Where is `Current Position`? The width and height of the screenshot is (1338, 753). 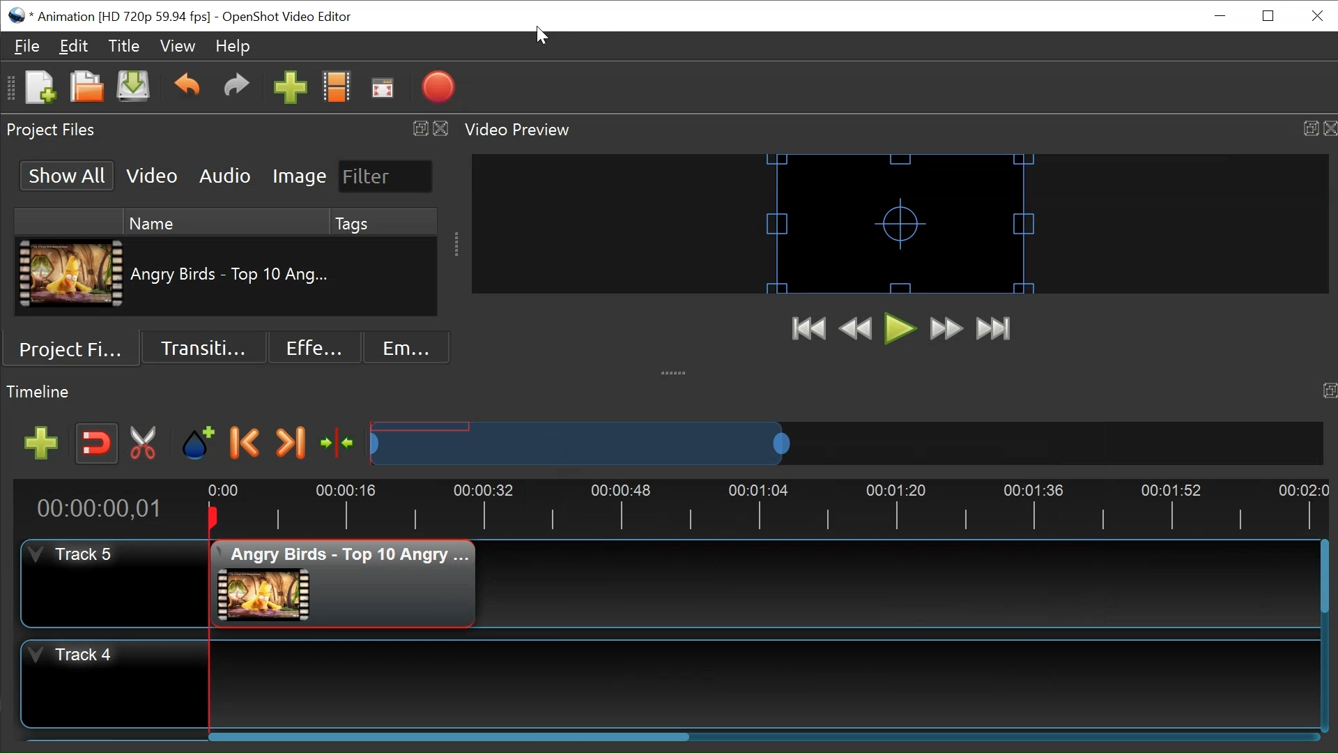 Current Position is located at coordinates (102, 510).